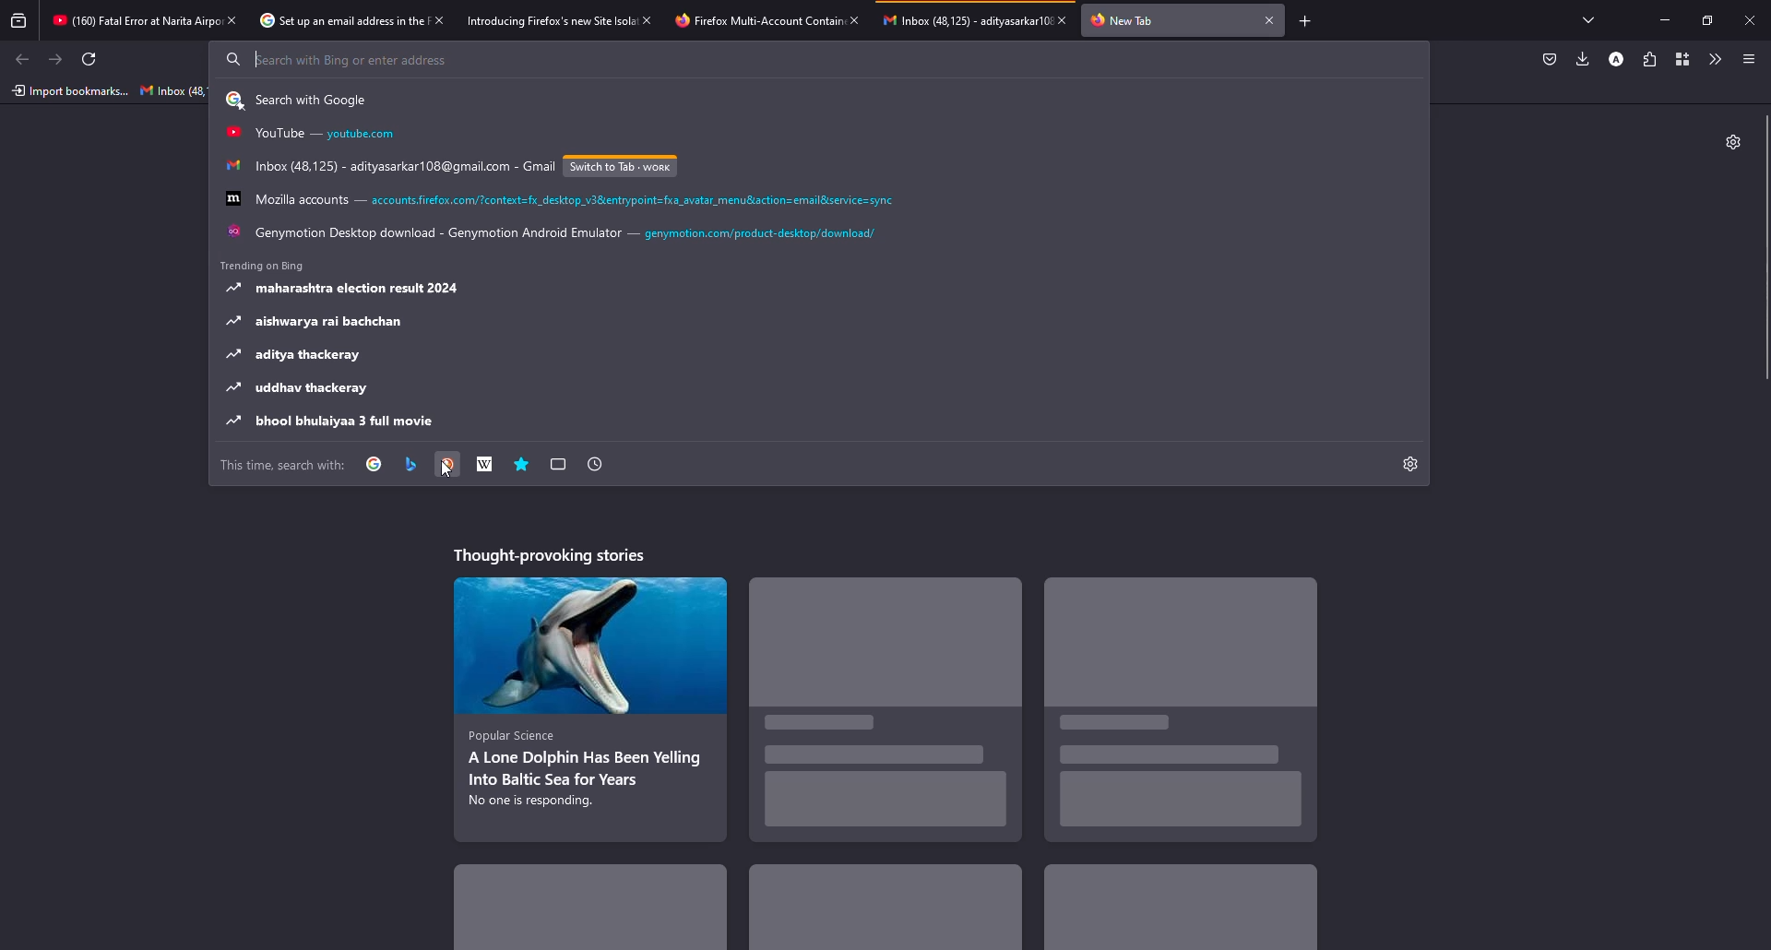 Image resolution: width=1771 pixels, height=950 pixels. What do you see at coordinates (588, 707) in the screenshot?
I see `stories` at bounding box center [588, 707].